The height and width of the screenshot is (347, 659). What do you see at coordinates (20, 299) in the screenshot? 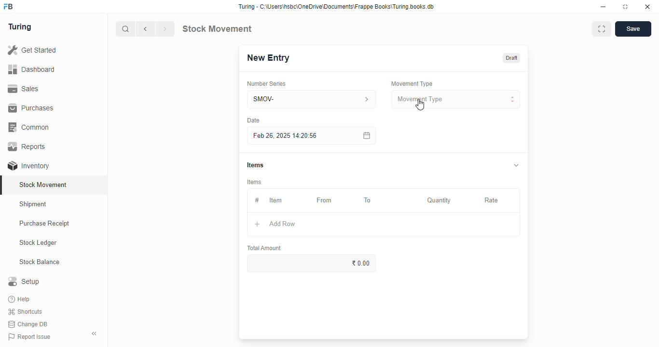
I see `help` at bounding box center [20, 299].